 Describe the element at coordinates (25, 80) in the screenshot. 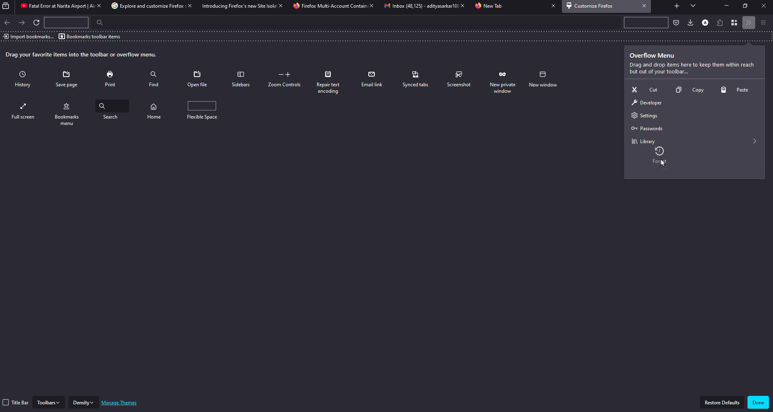

I see `history` at that location.